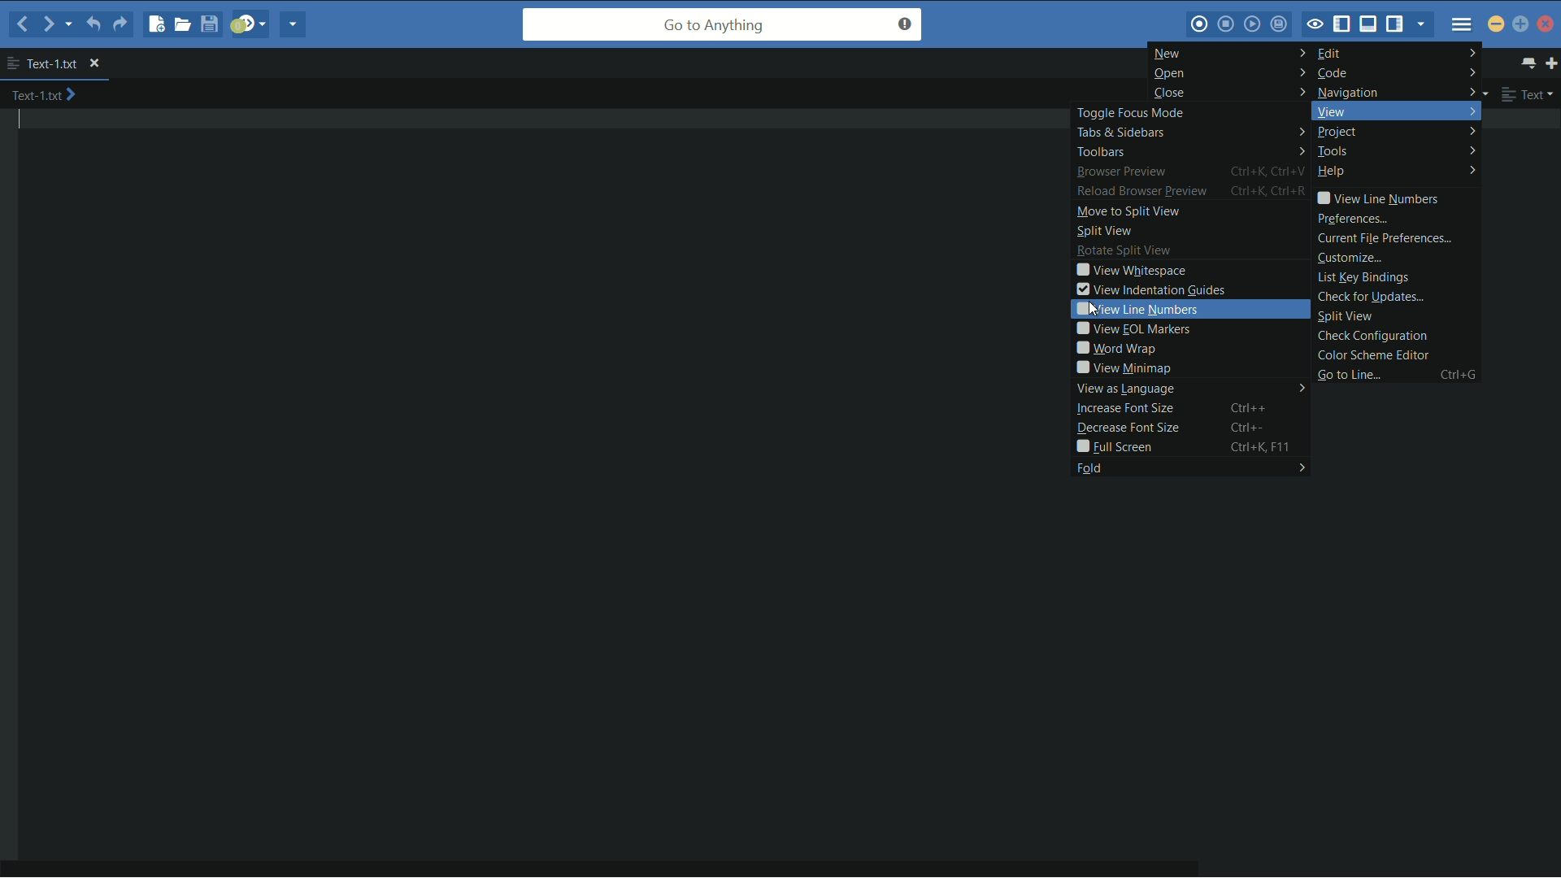 The height and width of the screenshot is (878, 1561). Describe the element at coordinates (70, 27) in the screenshot. I see `recent locations` at that location.